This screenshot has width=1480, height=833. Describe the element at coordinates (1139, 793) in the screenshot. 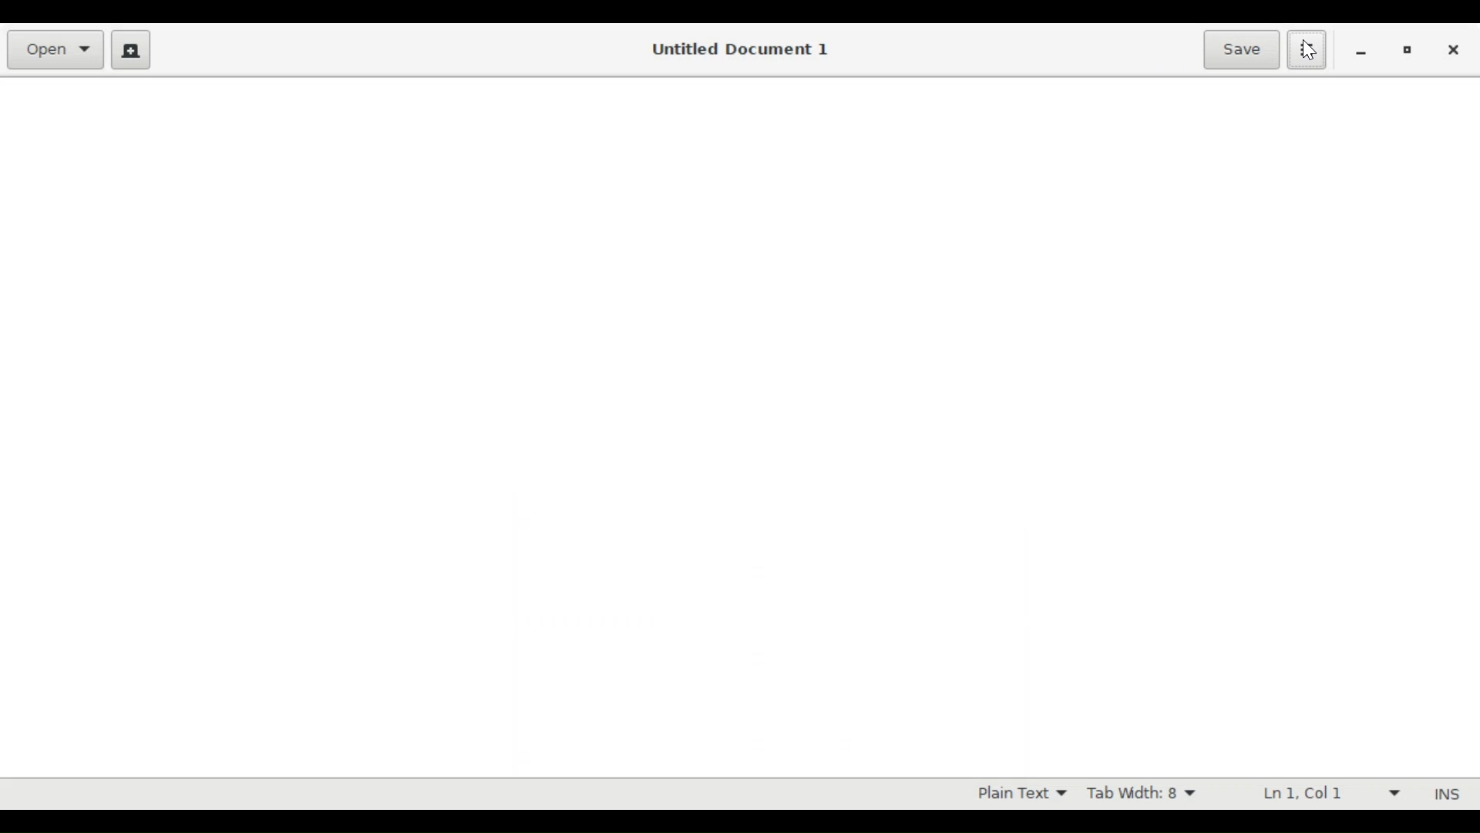

I see `Tab Width` at that location.